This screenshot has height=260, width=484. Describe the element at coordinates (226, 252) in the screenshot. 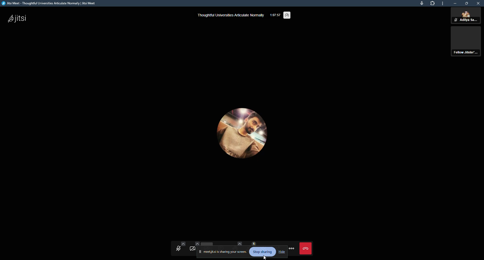

I see `meetjitsi is sharing your screen.` at that location.